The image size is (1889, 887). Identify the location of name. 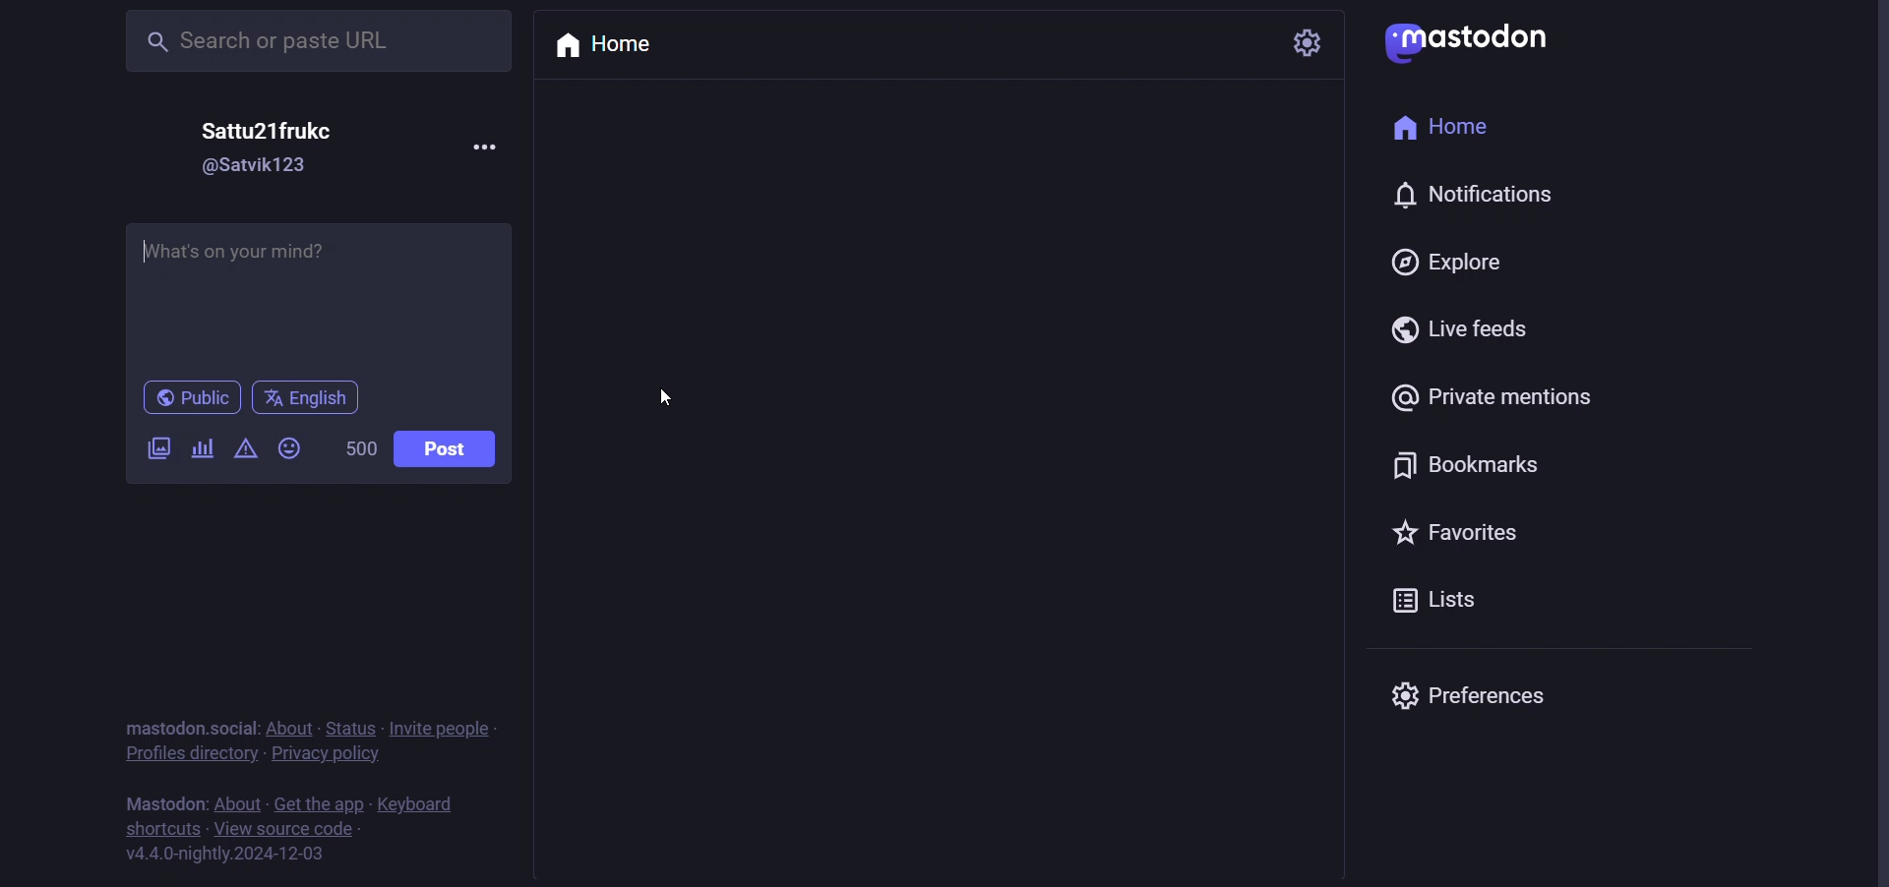
(267, 131).